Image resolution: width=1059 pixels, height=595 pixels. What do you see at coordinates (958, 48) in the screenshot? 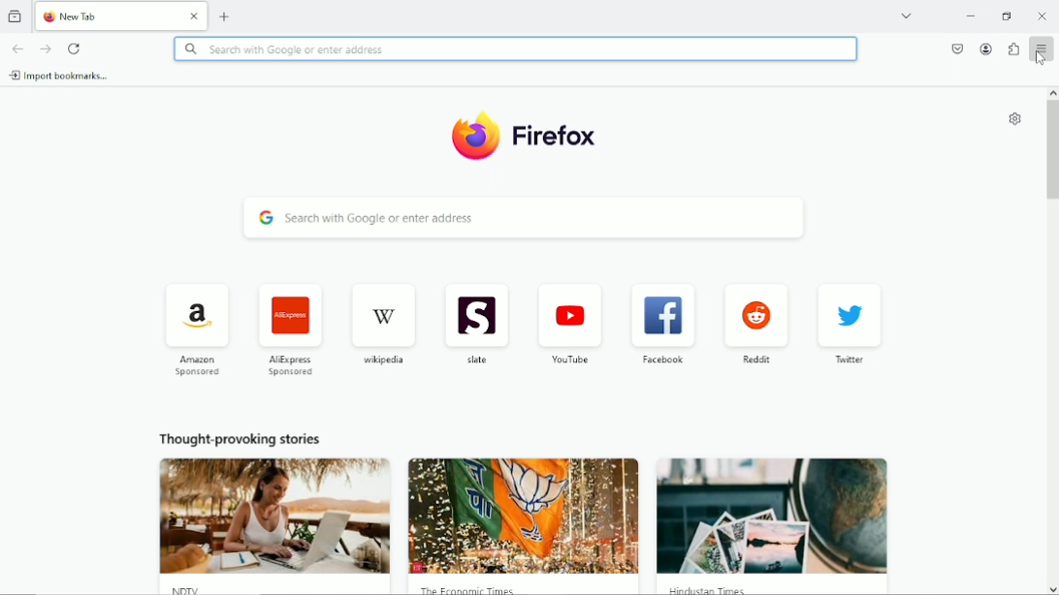
I see `save to pocket` at bounding box center [958, 48].